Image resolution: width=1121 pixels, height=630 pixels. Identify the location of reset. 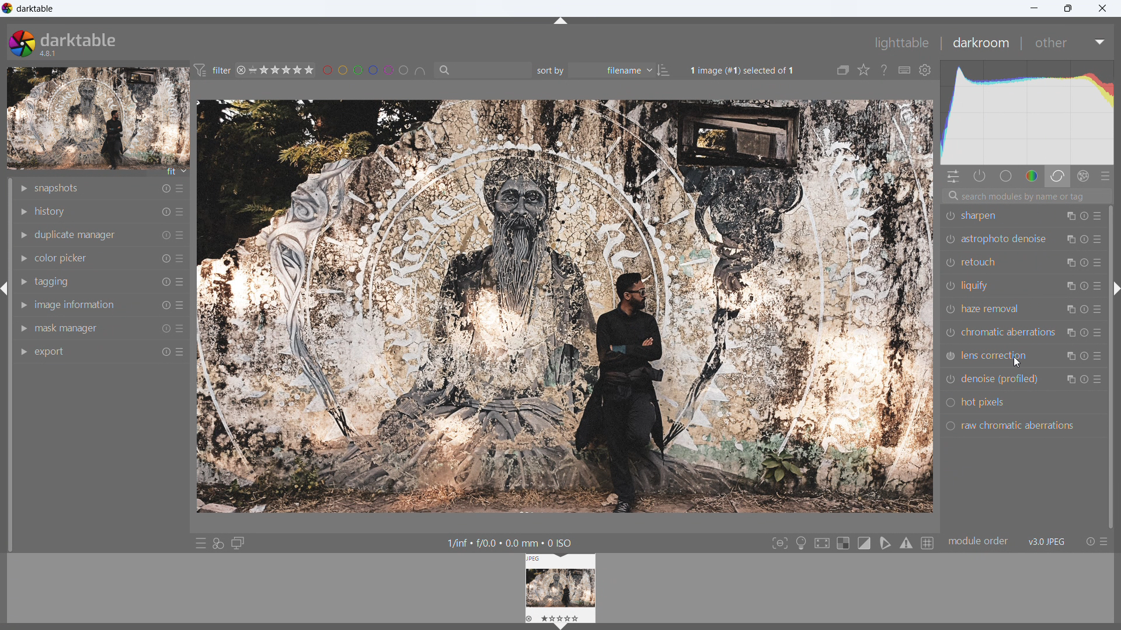
(1090, 542).